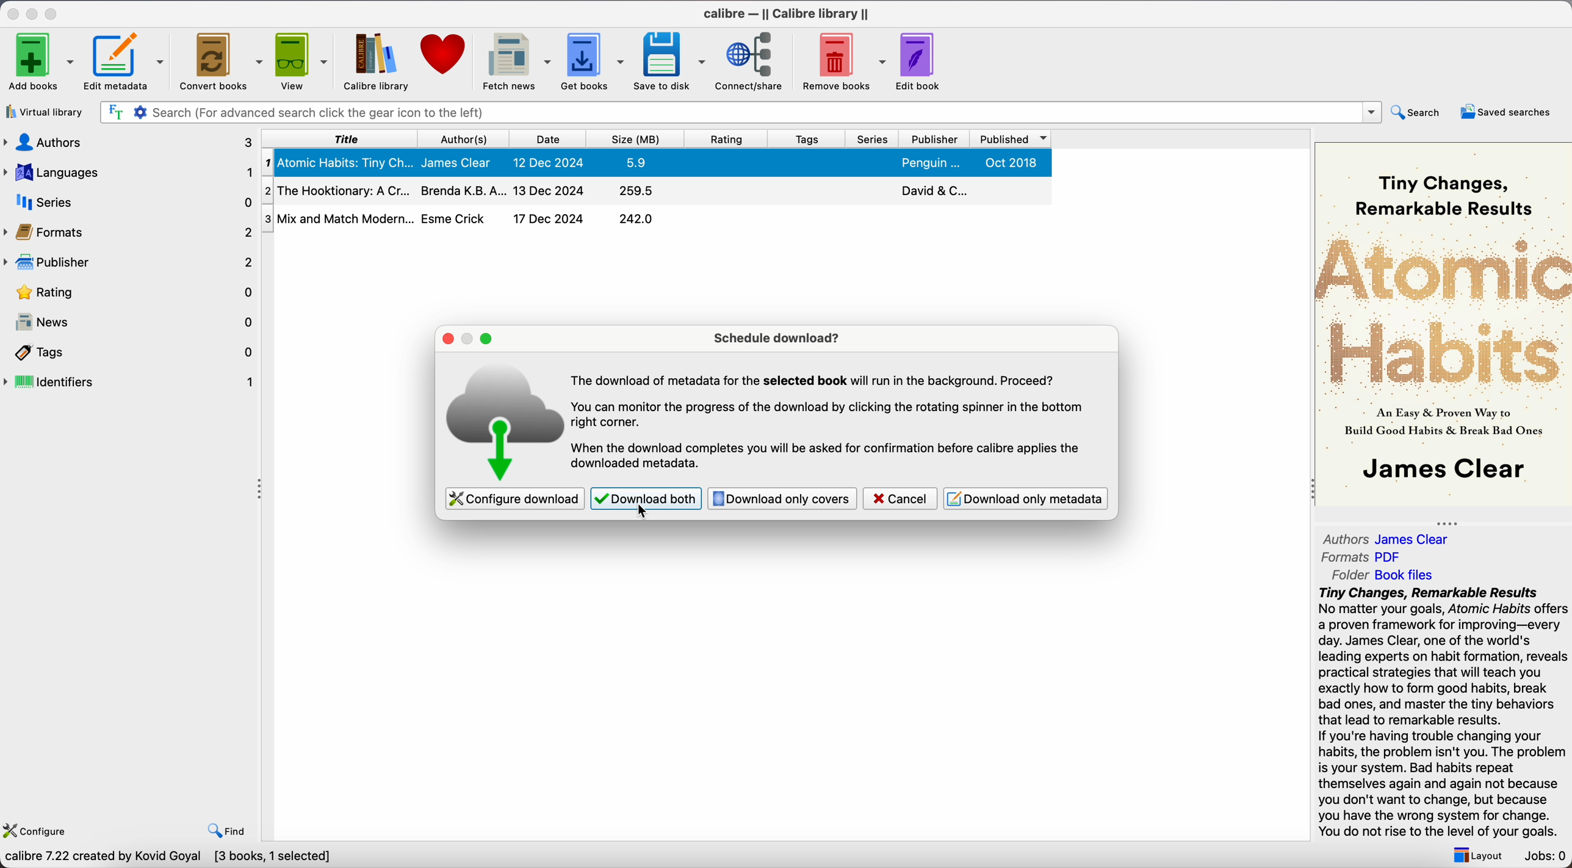 The width and height of the screenshot is (1572, 868). Describe the element at coordinates (1389, 537) in the screenshot. I see `Authors James Clear` at that location.